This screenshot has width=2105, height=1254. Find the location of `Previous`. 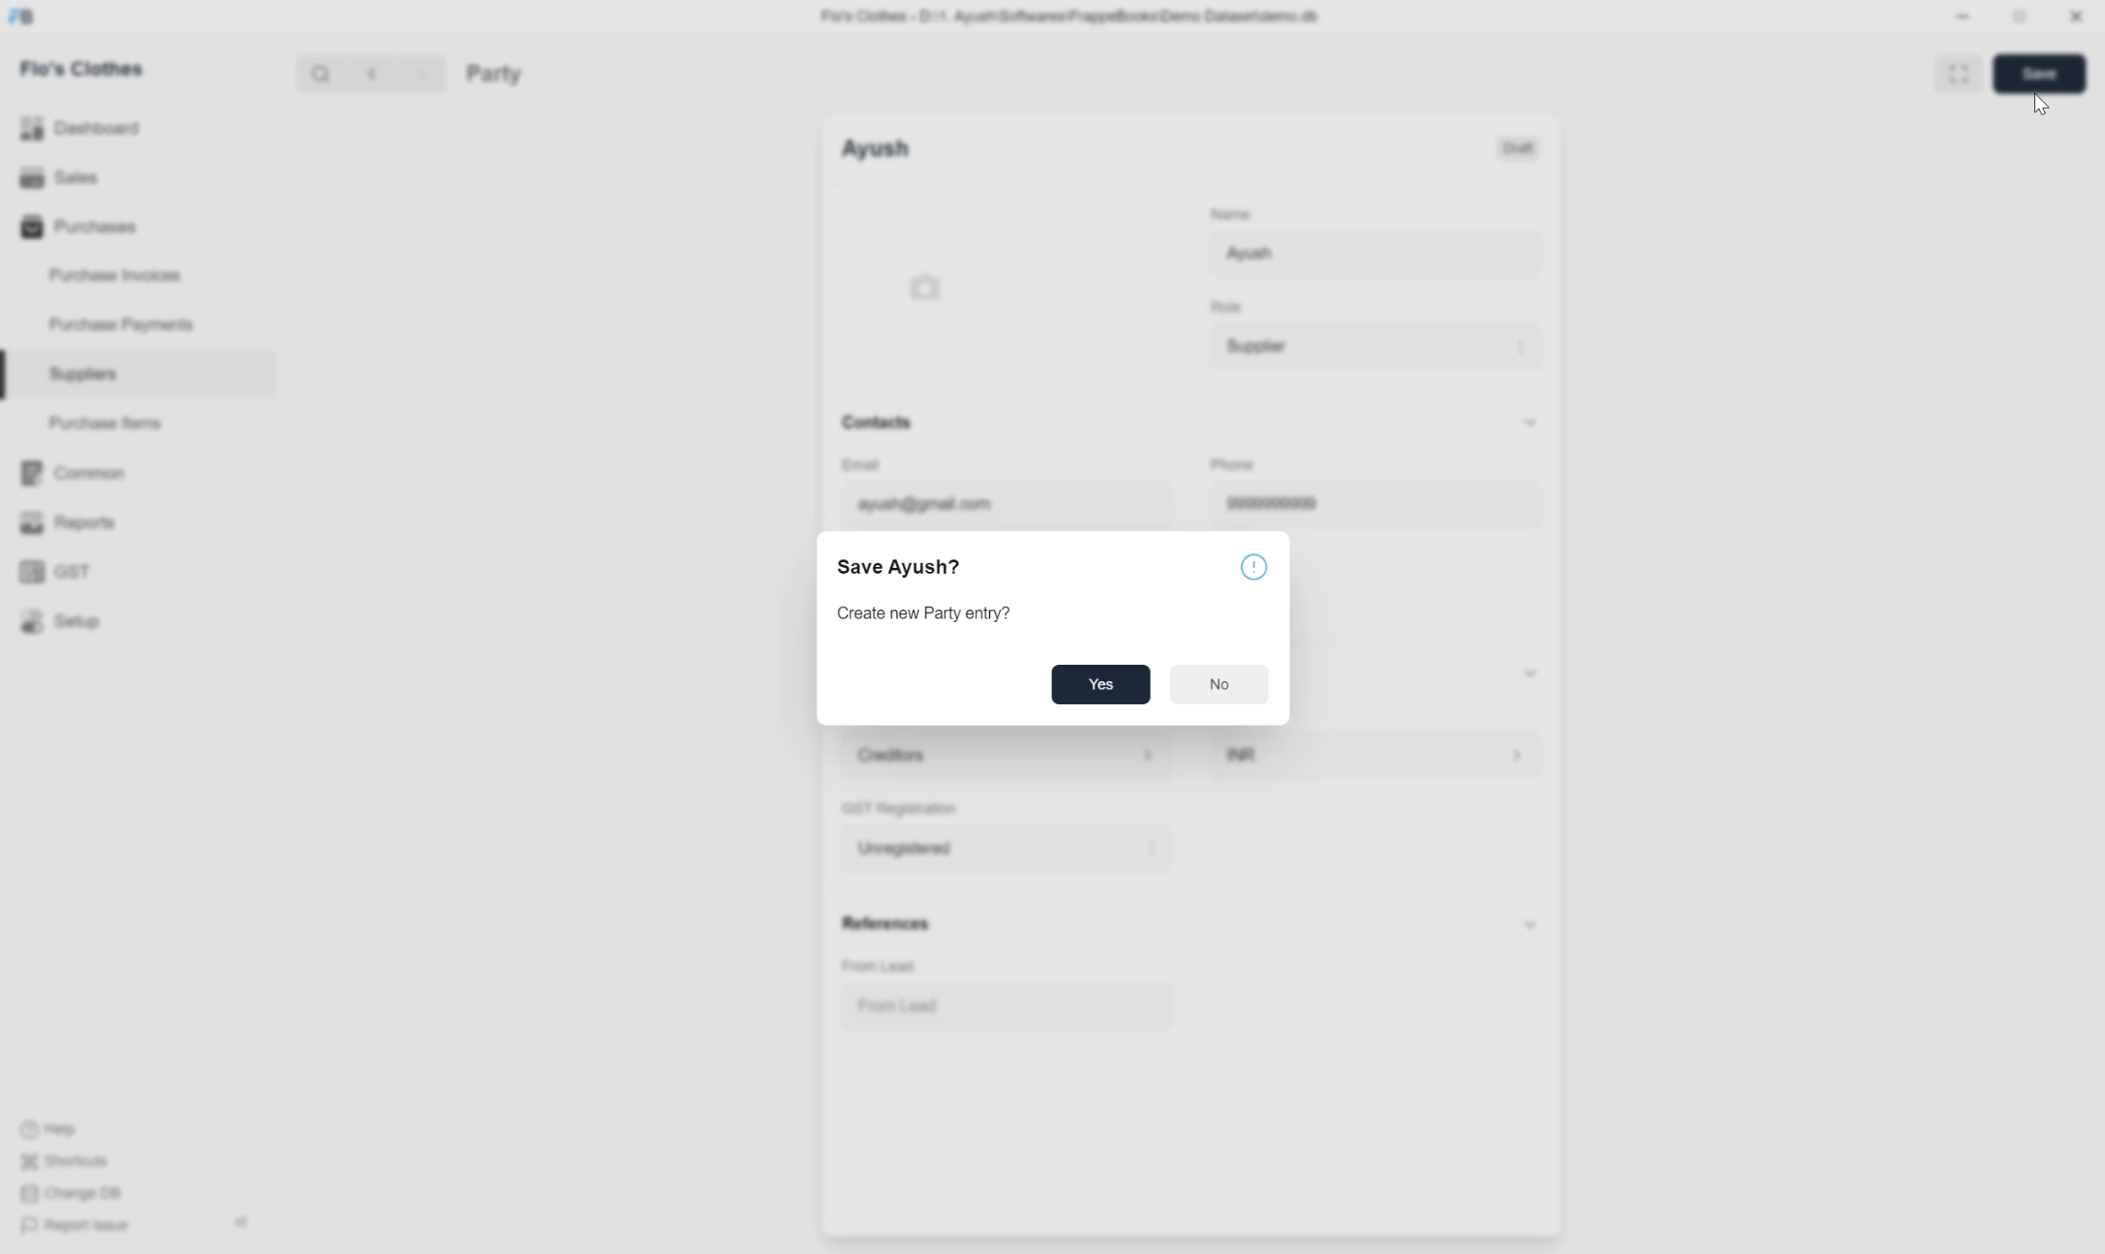

Previous is located at coordinates (372, 73).